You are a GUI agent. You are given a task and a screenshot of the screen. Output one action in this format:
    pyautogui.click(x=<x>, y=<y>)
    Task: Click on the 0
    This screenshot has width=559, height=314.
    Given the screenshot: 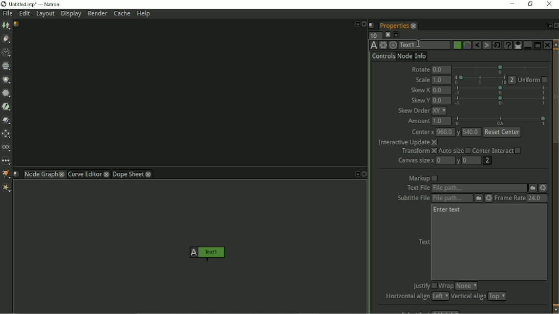 What is the action you would take?
    pyautogui.click(x=472, y=161)
    